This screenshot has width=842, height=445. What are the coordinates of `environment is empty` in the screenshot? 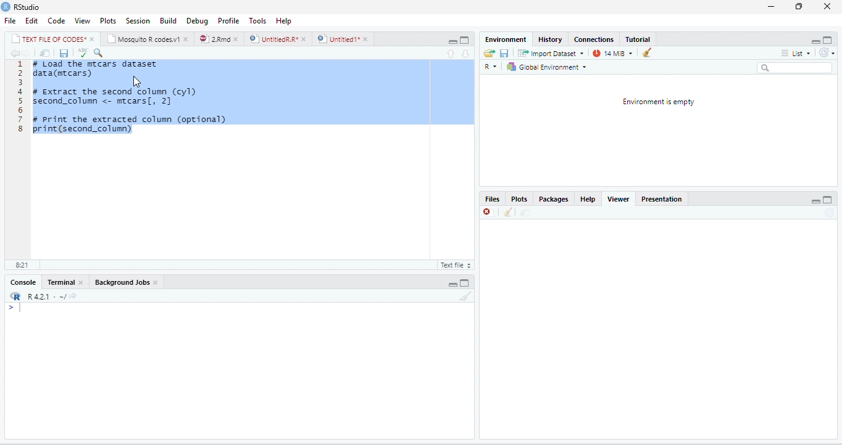 It's located at (661, 129).